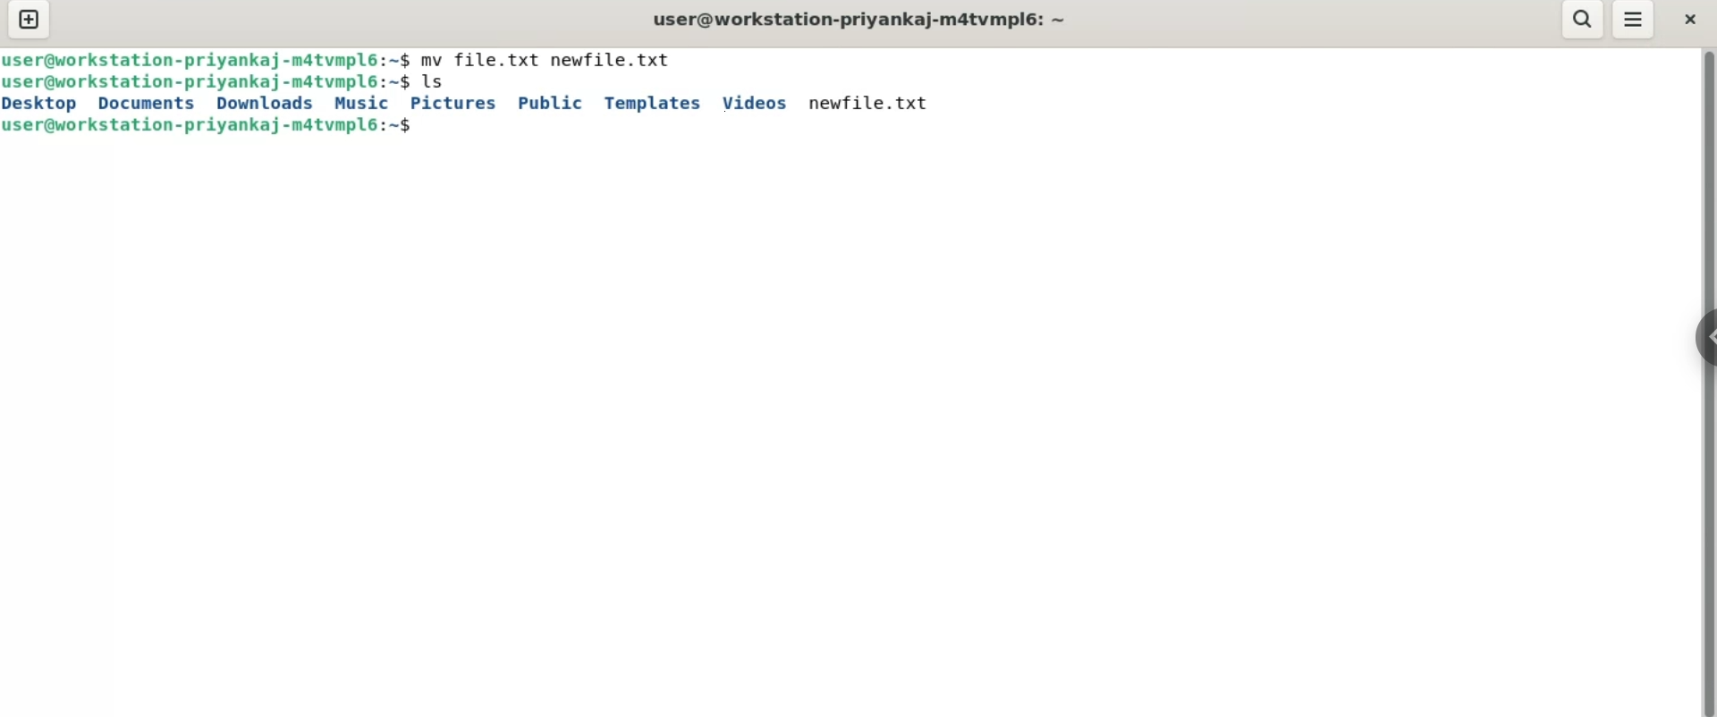  What do you see at coordinates (872, 103) in the screenshot?
I see `newfil.txt` at bounding box center [872, 103].